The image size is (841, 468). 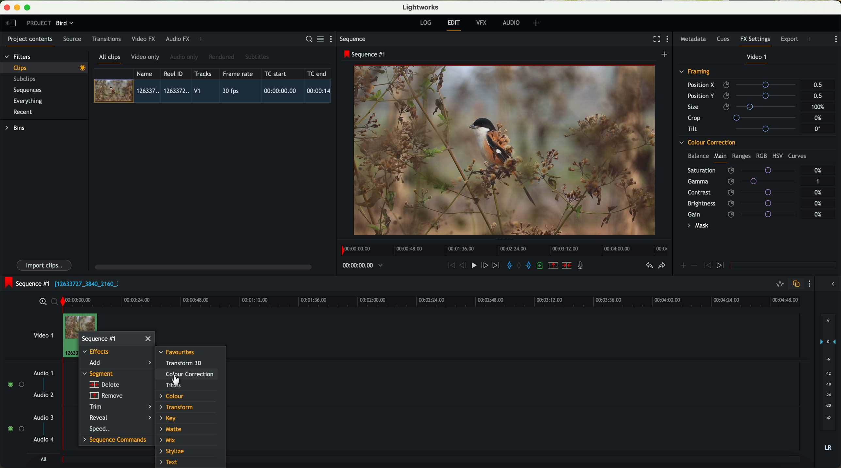 I want to click on video only, so click(x=145, y=57).